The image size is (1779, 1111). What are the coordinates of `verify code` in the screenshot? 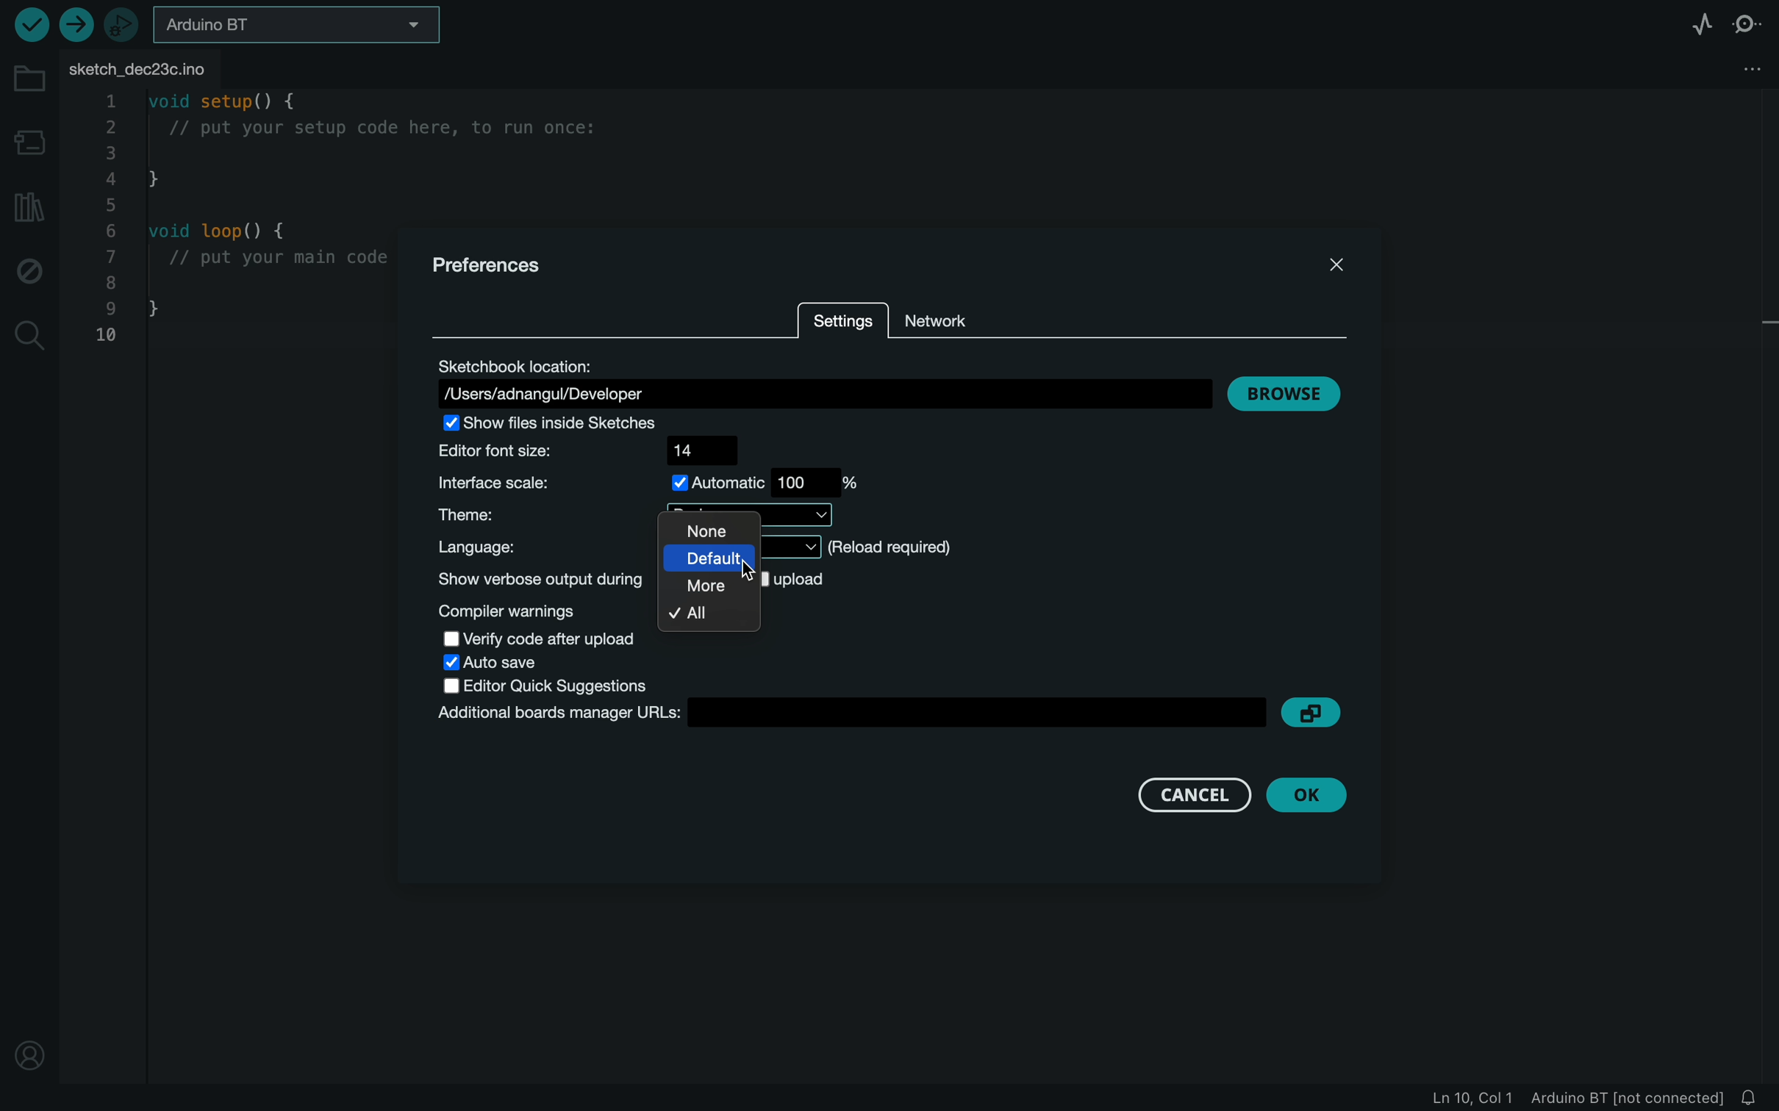 It's located at (534, 639).